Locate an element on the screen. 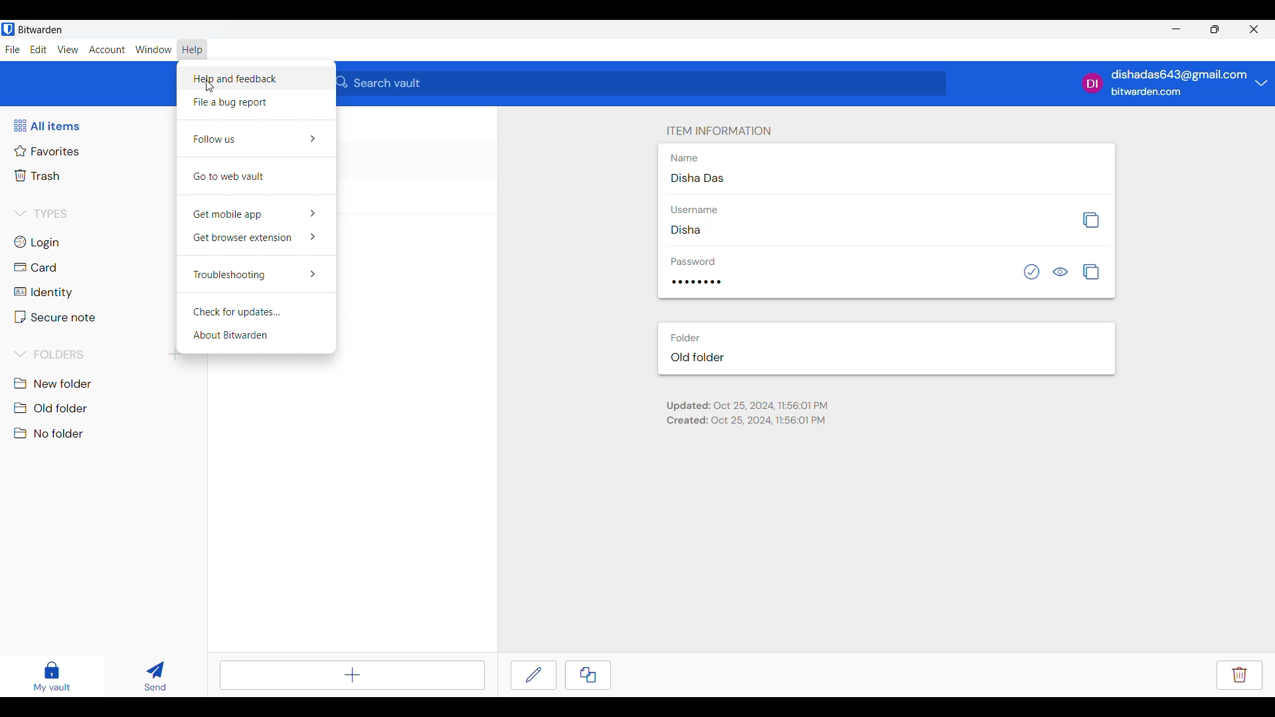  Search vault is located at coordinates (641, 83).